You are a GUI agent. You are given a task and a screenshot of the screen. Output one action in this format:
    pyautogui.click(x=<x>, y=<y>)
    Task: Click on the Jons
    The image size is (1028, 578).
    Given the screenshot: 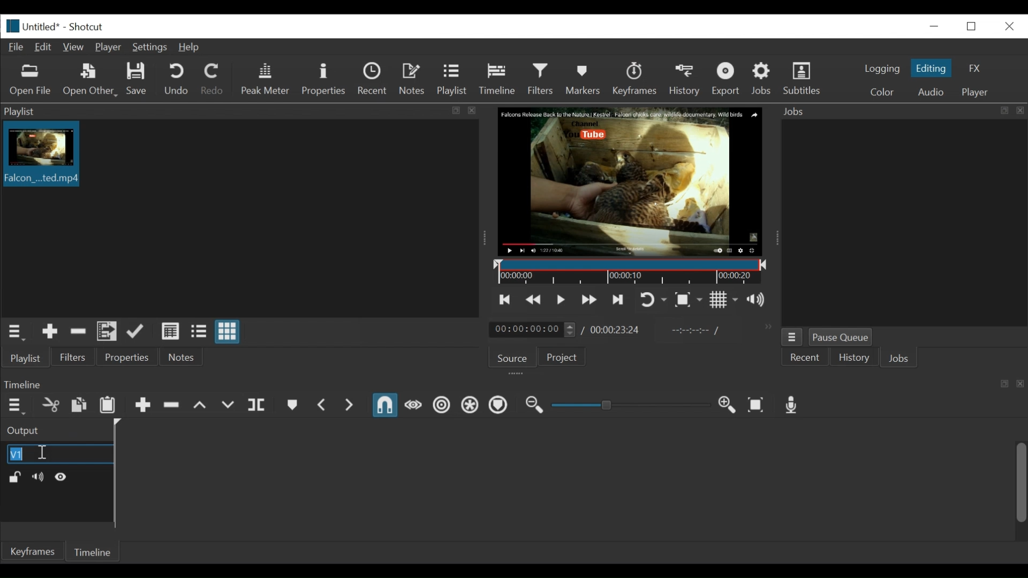 What is the action you would take?
    pyautogui.click(x=900, y=359)
    